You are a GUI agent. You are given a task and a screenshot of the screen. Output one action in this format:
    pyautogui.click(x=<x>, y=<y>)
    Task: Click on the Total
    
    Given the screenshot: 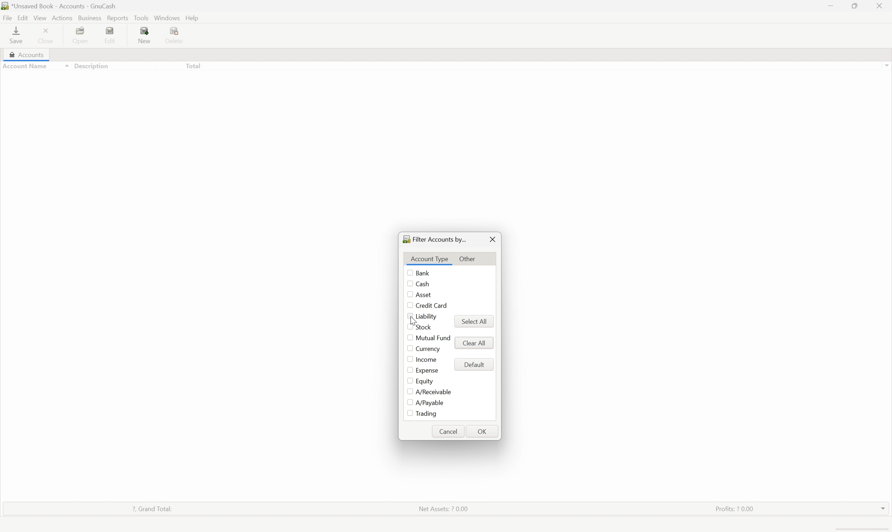 What is the action you would take?
    pyautogui.click(x=193, y=65)
    